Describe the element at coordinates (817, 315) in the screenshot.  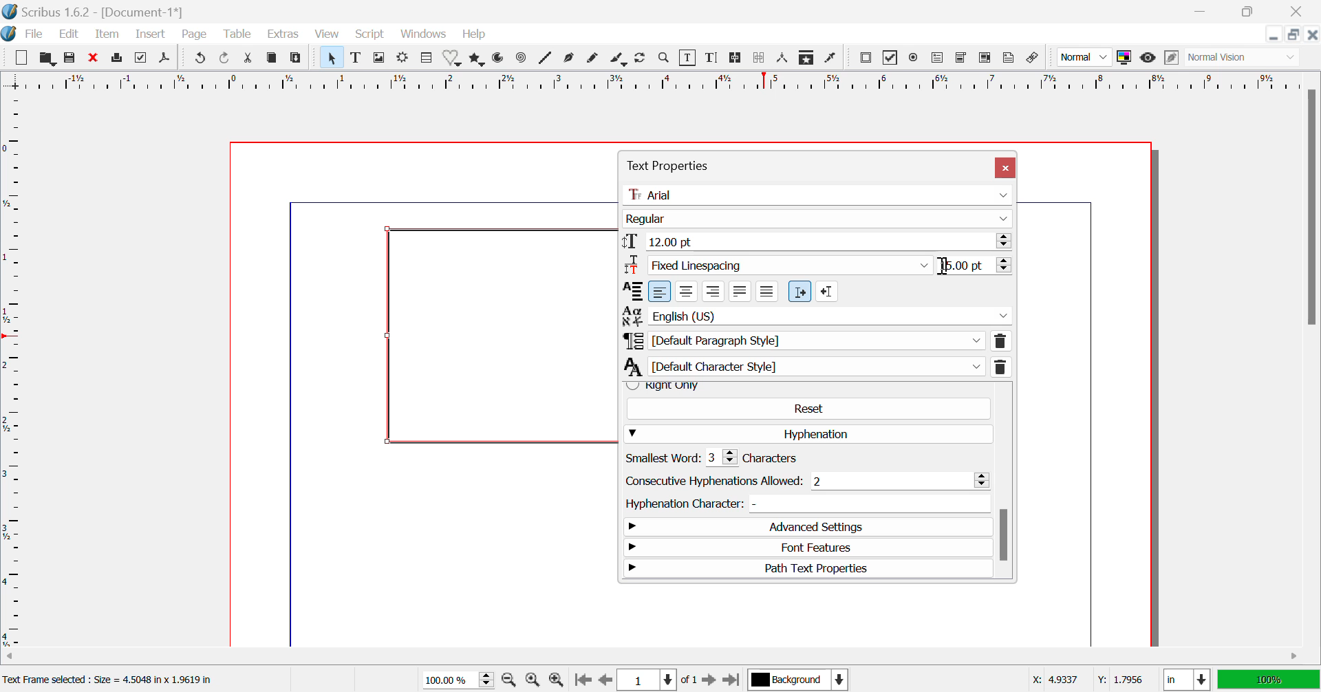
I see `English (US)` at that location.